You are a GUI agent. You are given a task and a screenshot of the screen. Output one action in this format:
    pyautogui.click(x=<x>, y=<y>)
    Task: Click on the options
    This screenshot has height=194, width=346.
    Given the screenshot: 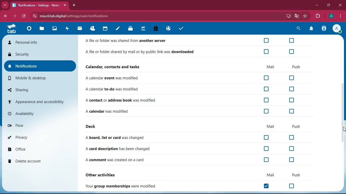 What is the action you would take?
    pyautogui.click(x=340, y=16)
    